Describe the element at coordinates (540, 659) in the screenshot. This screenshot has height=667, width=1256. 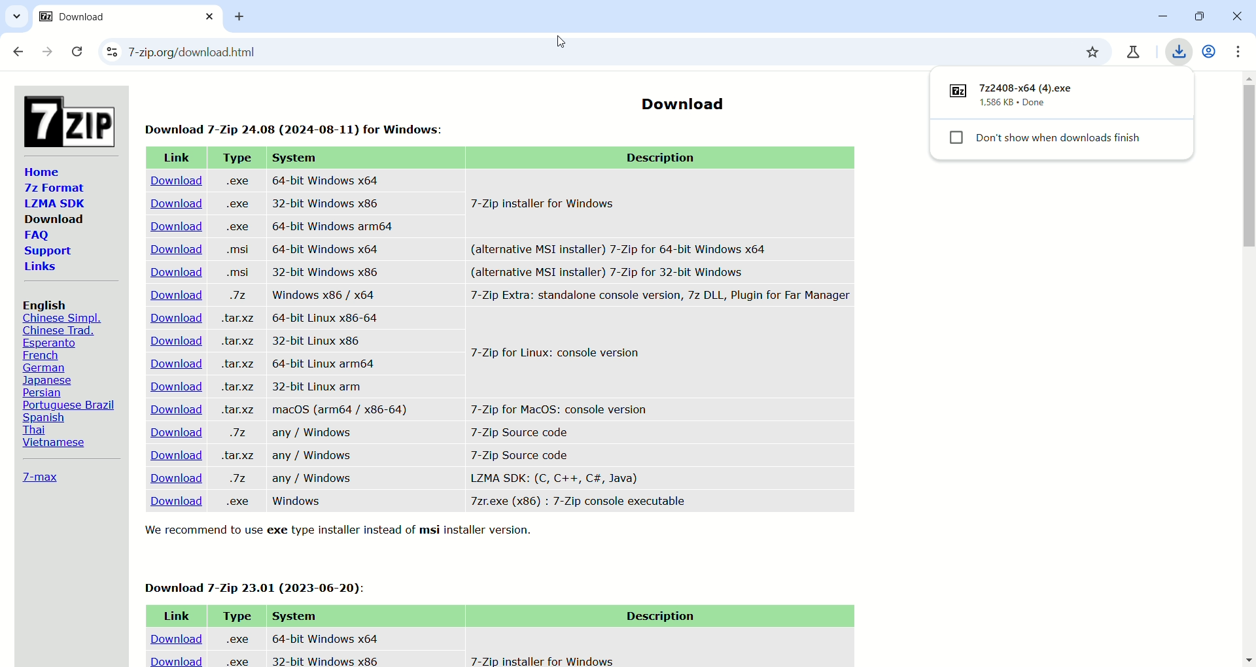
I see `7 zip installer for windows` at that location.